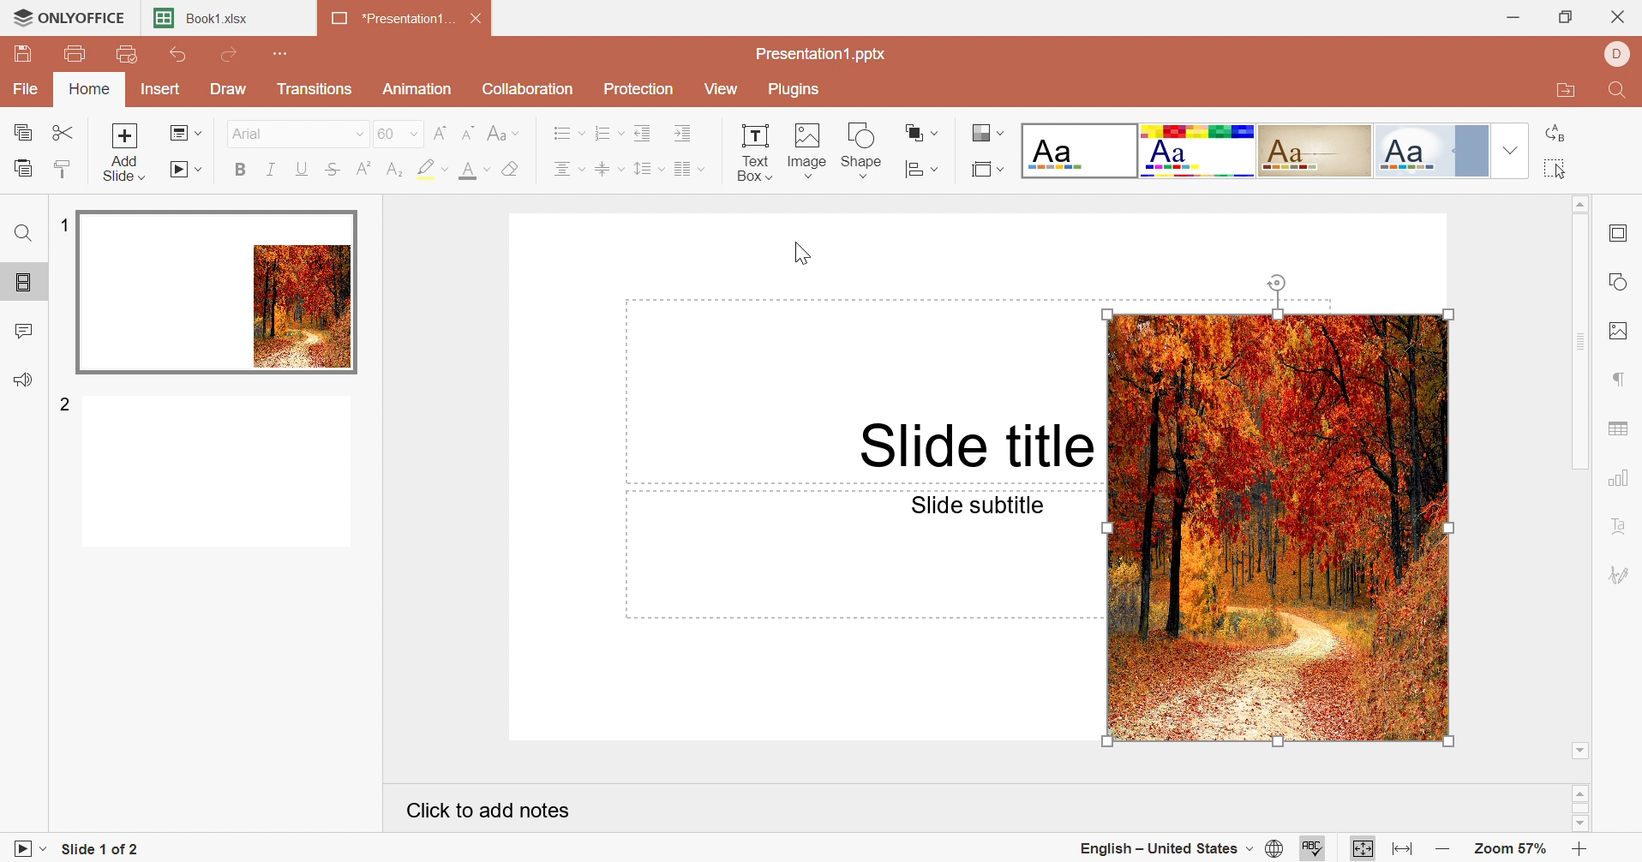 This screenshot has width=1642, height=862. I want to click on Numbering, so click(608, 133).